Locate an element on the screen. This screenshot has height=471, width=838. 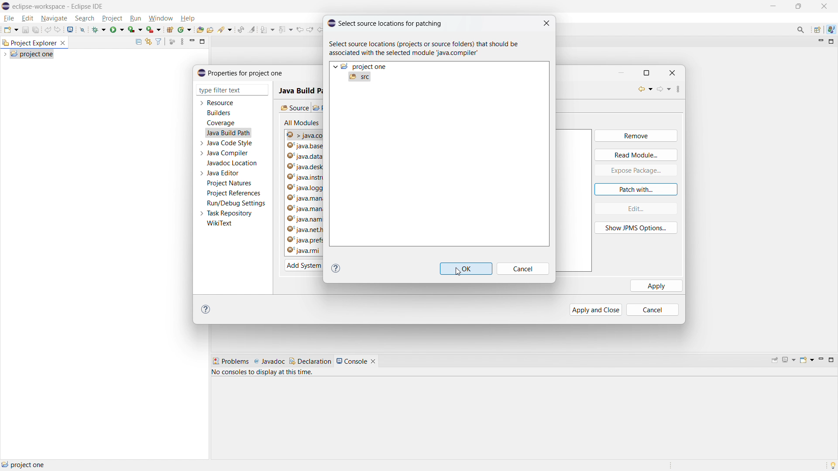
close is located at coordinates (546, 24).